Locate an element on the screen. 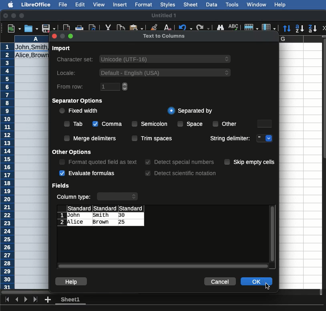 This screenshot has width=326, height=311. Window is located at coordinates (258, 5).